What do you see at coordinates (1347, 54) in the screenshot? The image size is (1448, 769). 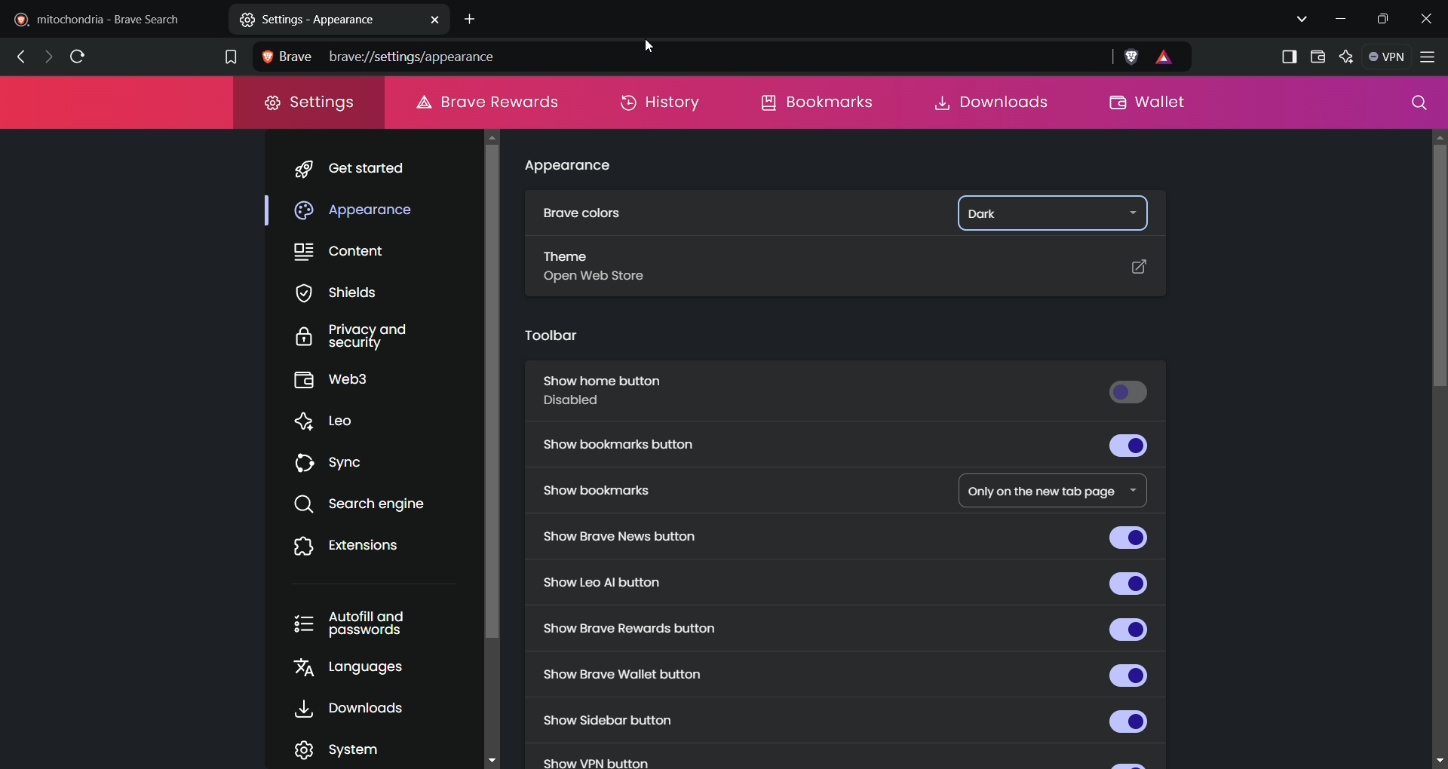 I see `leo AI` at bounding box center [1347, 54].